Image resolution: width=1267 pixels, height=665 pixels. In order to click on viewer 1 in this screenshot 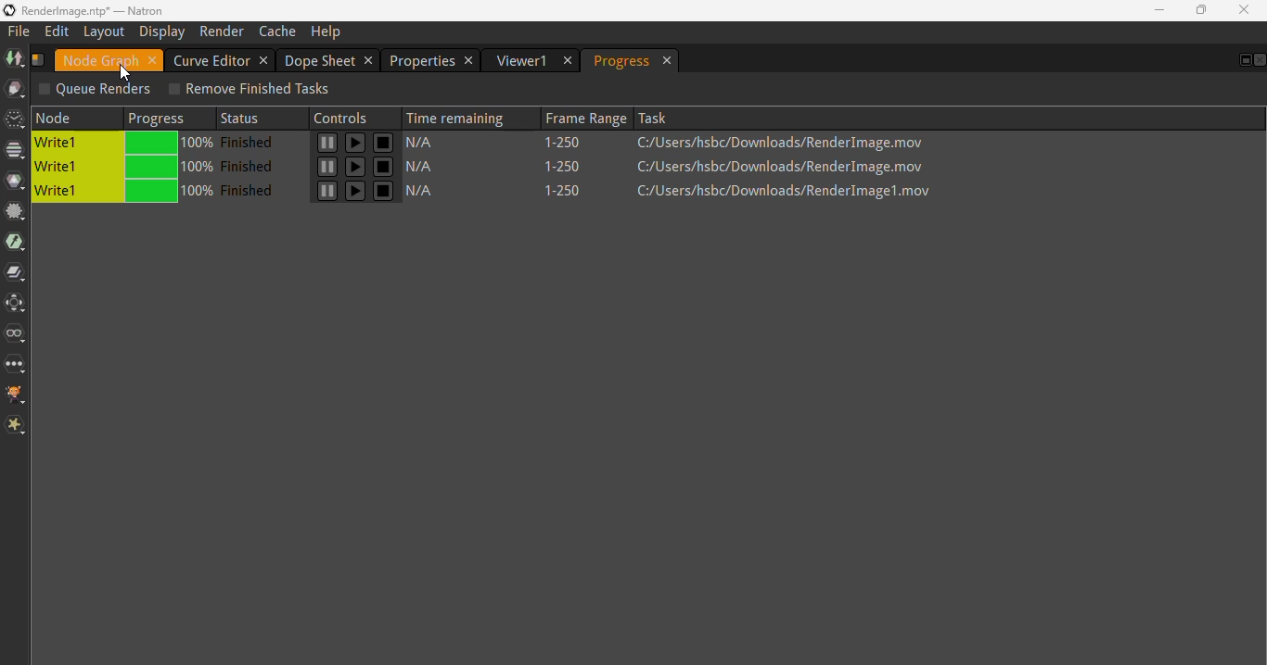, I will do `click(522, 60)`.